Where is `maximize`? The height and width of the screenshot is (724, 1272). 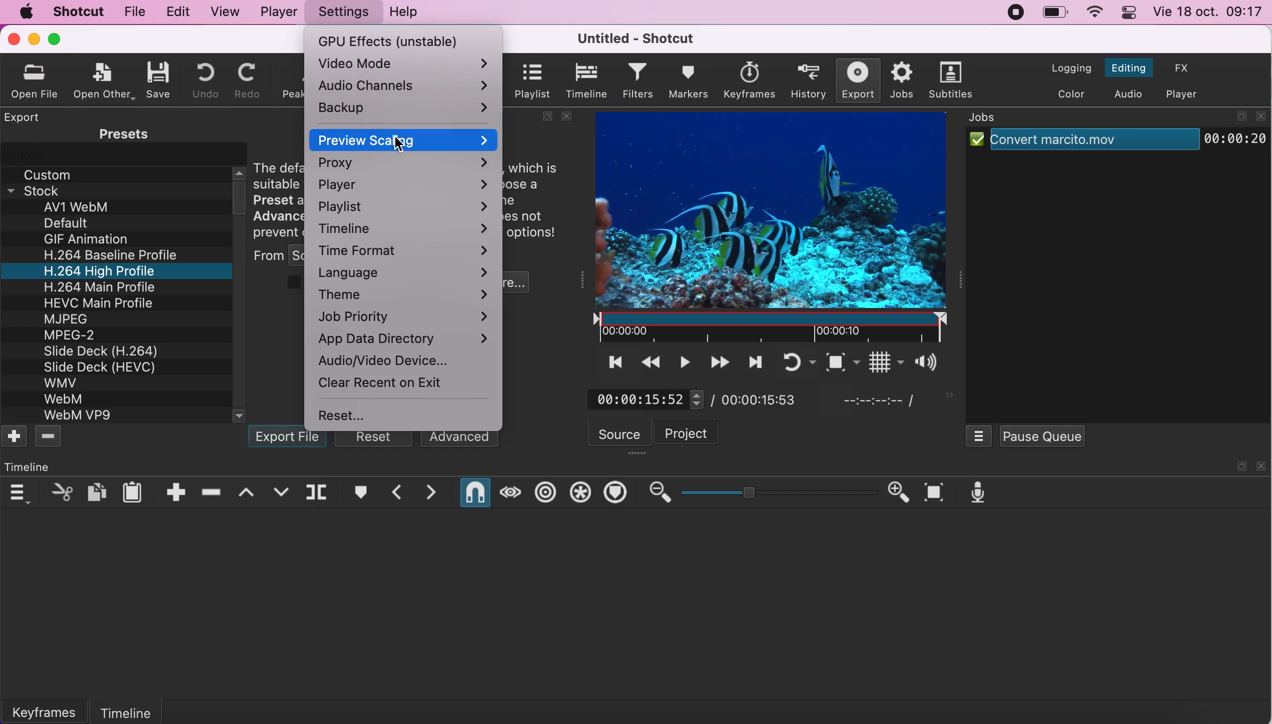
maximize is located at coordinates (544, 117).